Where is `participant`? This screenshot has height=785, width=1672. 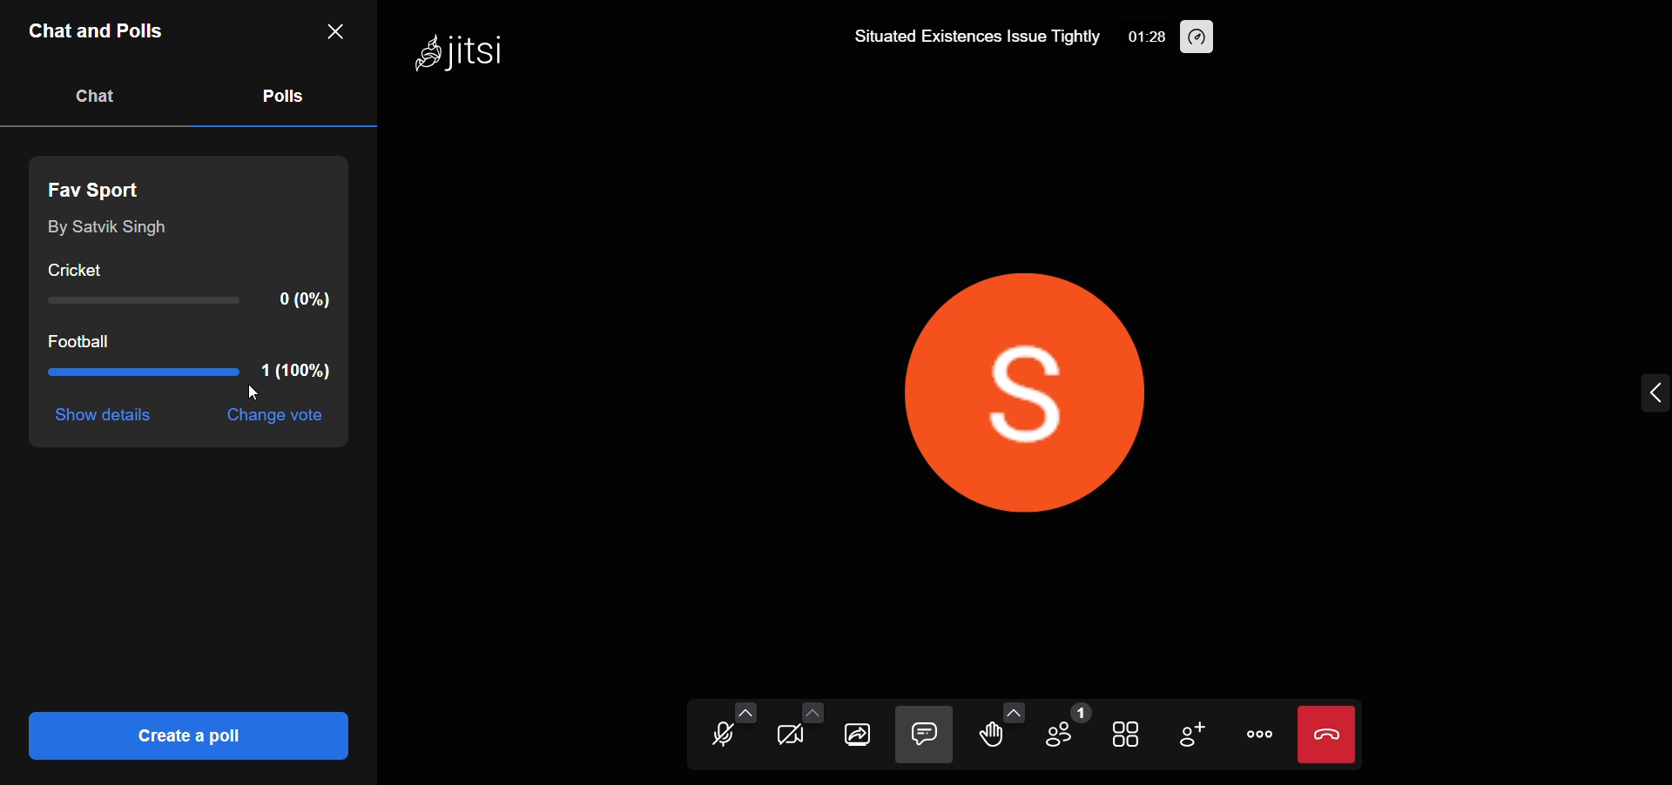 participant is located at coordinates (1068, 726).